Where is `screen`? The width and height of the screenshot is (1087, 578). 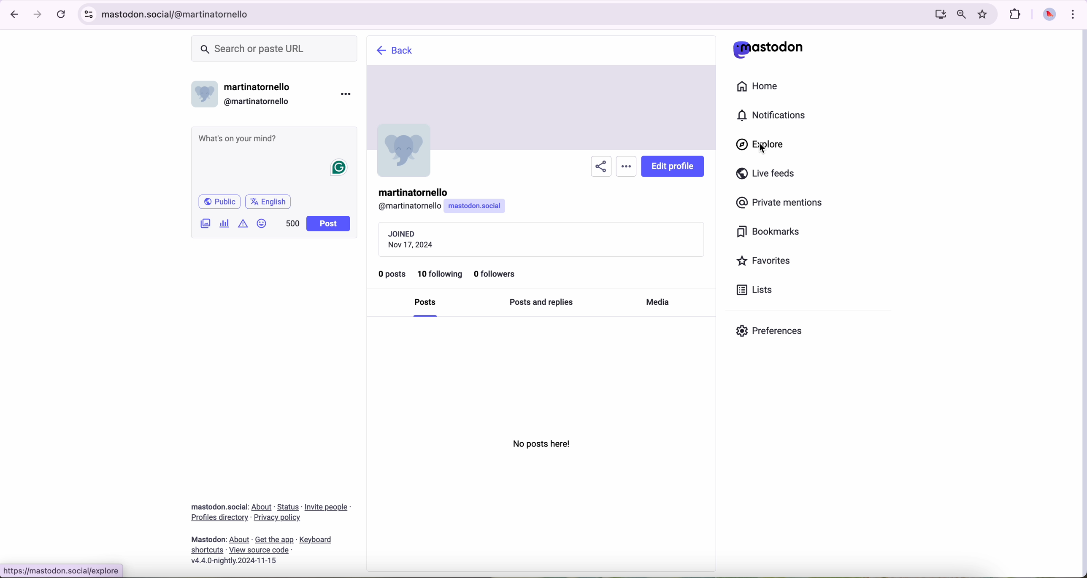
screen is located at coordinates (938, 15).